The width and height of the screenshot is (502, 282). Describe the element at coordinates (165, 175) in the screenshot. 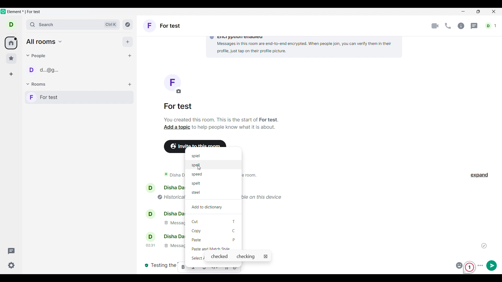

I see `Disha Das created and configured the room.` at that location.